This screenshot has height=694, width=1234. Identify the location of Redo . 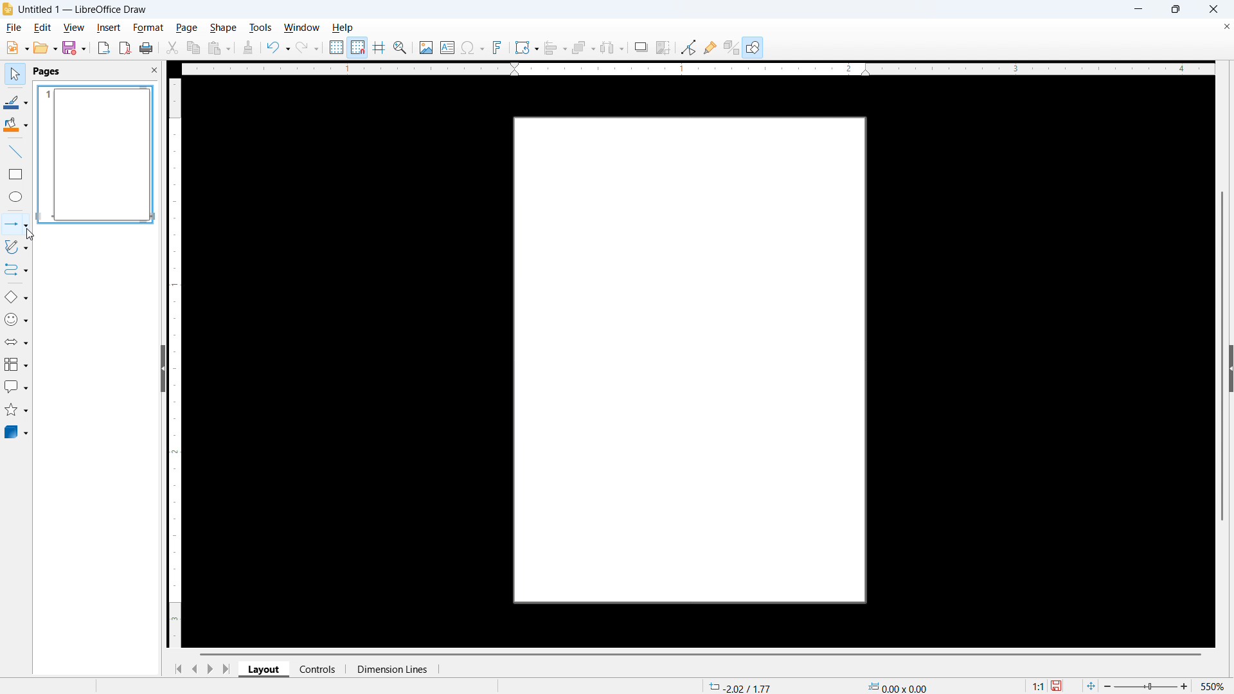
(307, 48).